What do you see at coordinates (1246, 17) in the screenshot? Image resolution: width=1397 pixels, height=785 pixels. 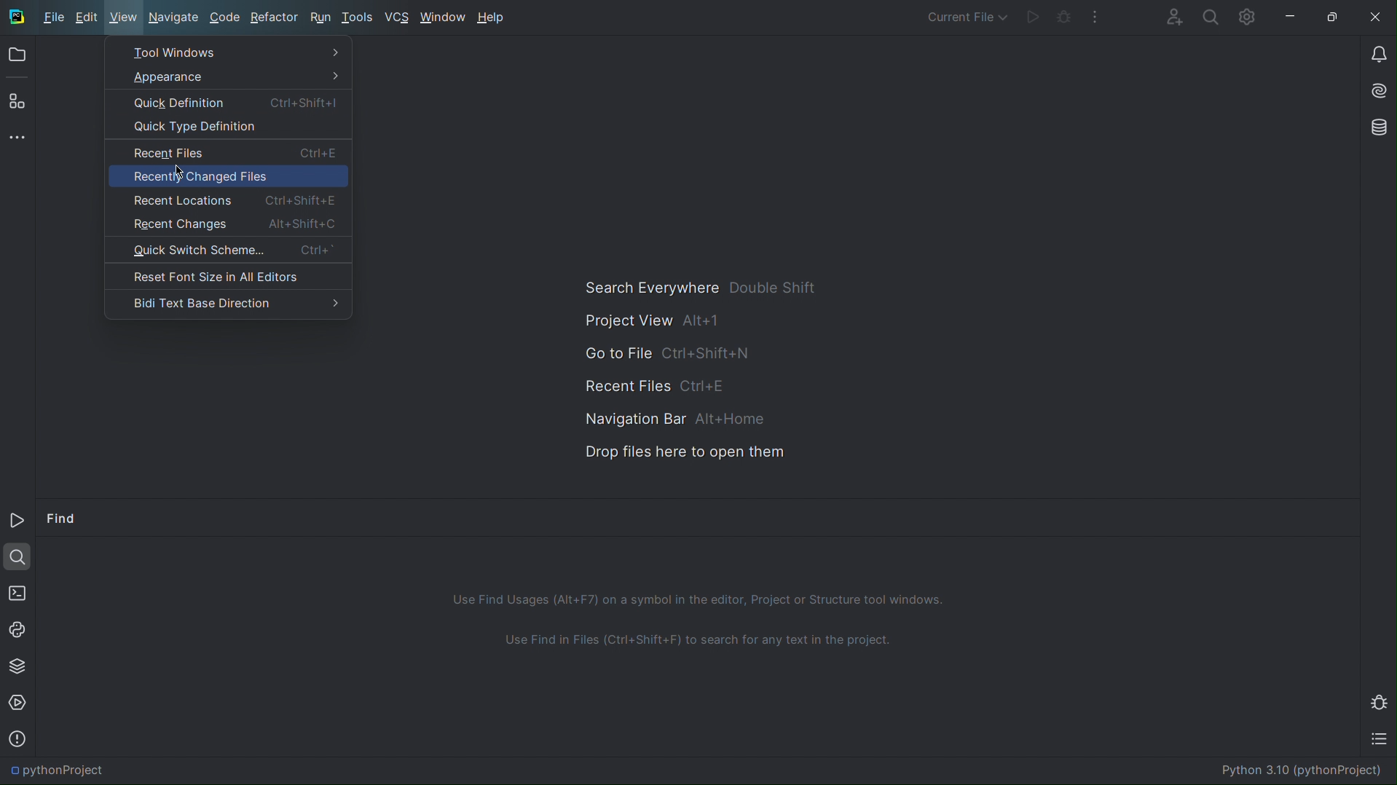 I see `Settings` at bounding box center [1246, 17].